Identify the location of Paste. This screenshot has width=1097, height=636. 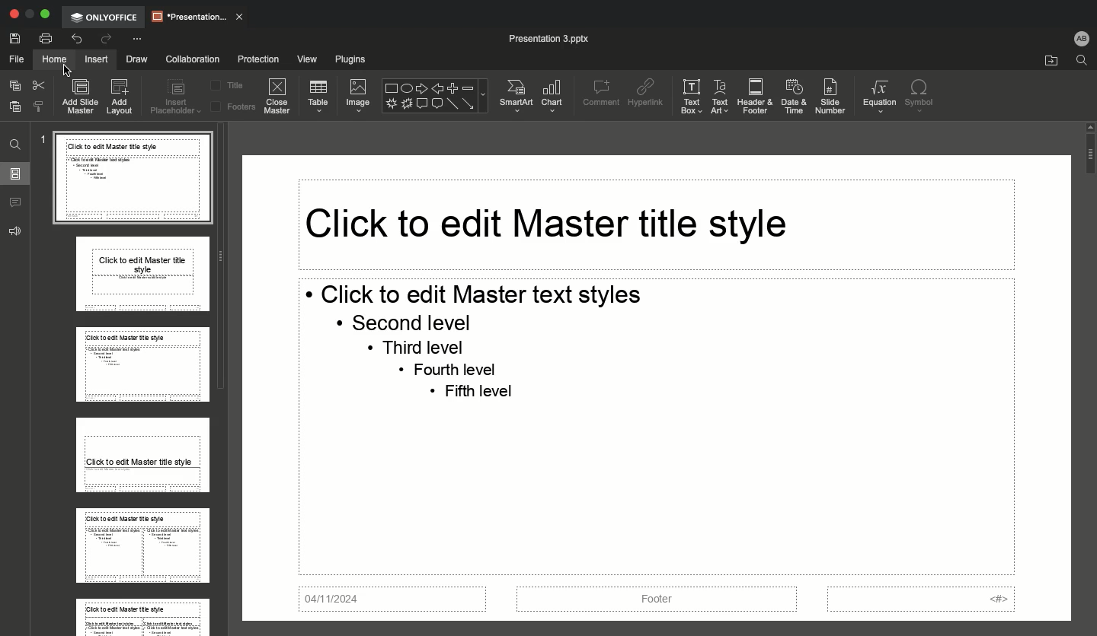
(16, 108).